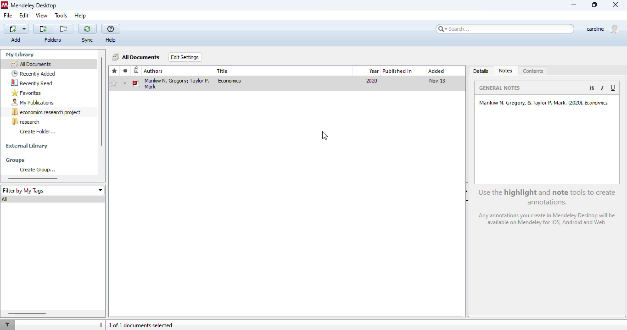 This screenshot has width=627, height=330. I want to click on mendeley desktop, so click(34, 6).